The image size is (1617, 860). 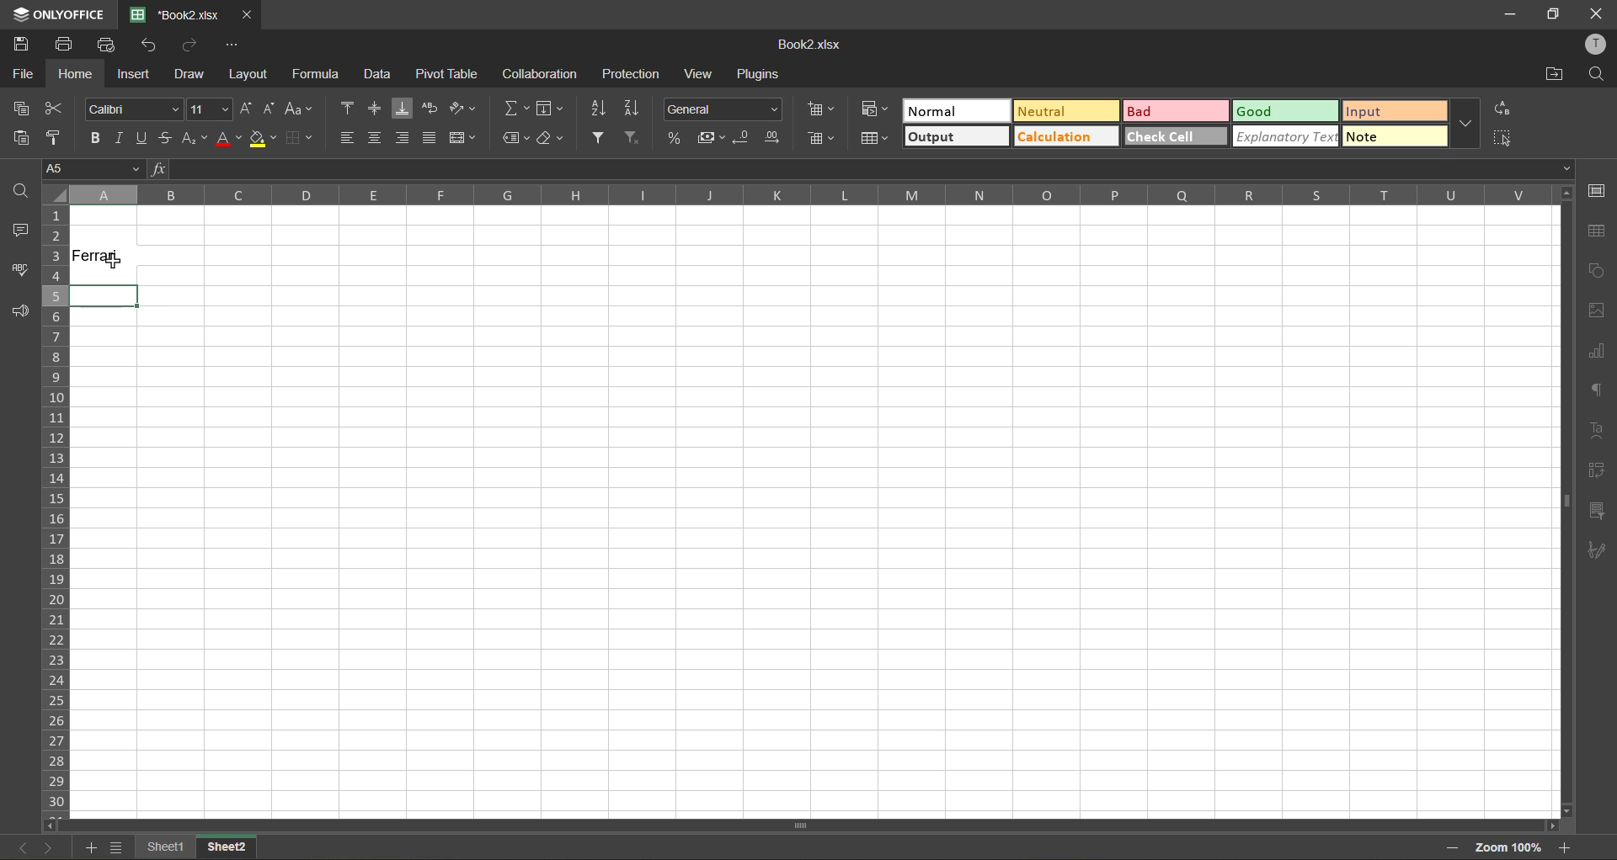 What do you see at coordinates (702, 74) in the screenshot?
I see `view` at bounding box center [702, 74].